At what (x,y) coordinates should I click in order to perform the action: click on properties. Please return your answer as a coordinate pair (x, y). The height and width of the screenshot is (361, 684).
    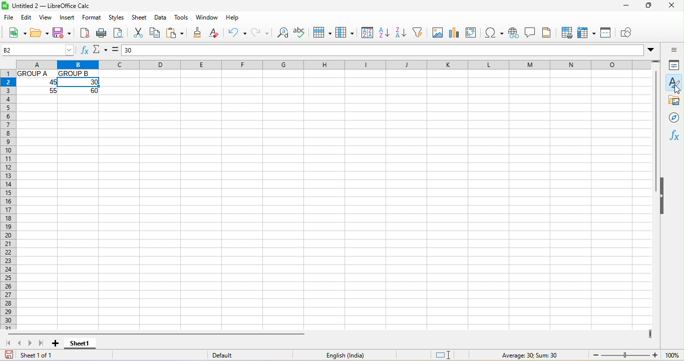
    Looking at the image, I should click on (673, 65).